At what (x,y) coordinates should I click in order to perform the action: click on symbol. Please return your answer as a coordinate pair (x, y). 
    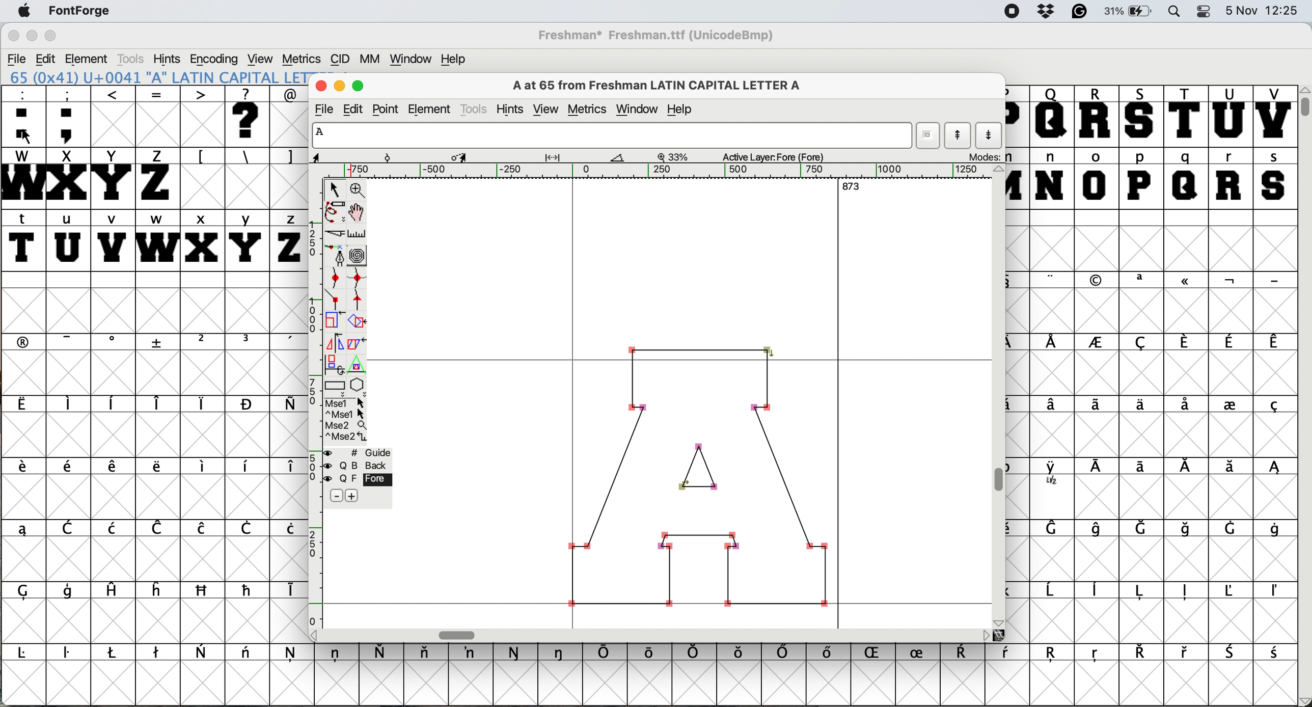
    Looking at the image, I should click on (561, 652).